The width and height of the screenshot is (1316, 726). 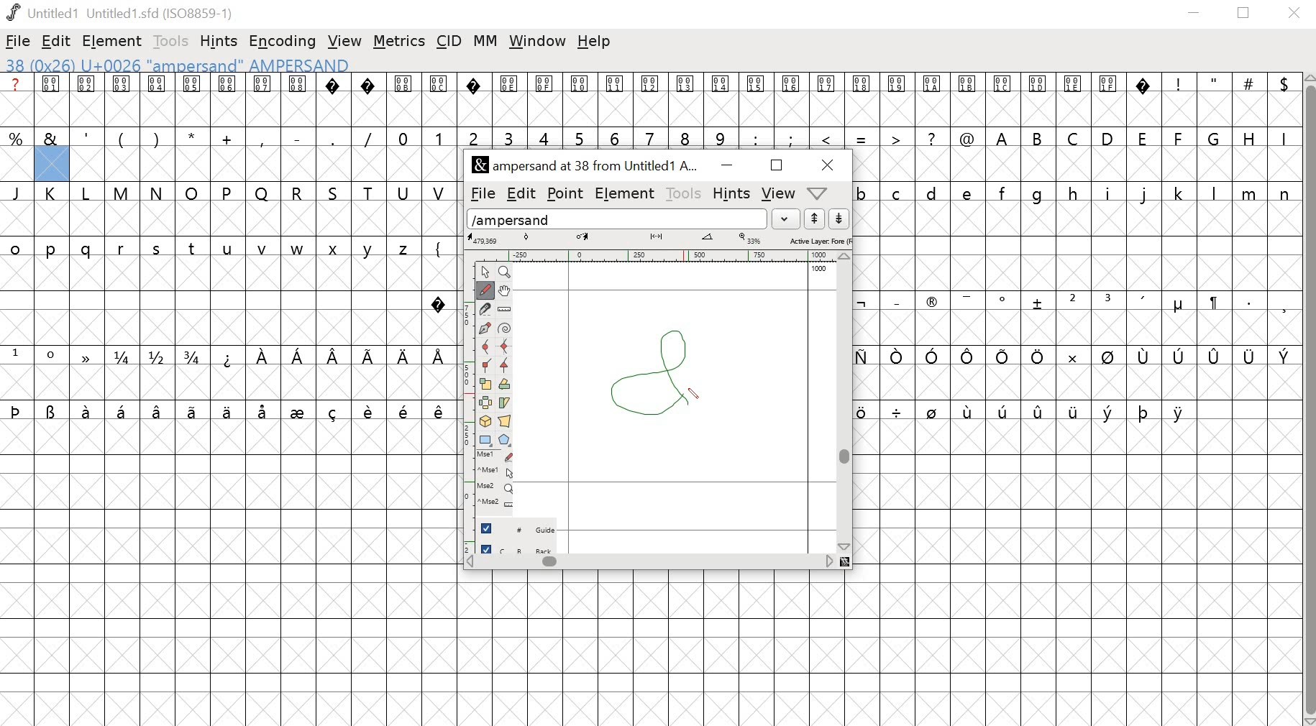 I want to click on 0001, so click(x=53, y=100).